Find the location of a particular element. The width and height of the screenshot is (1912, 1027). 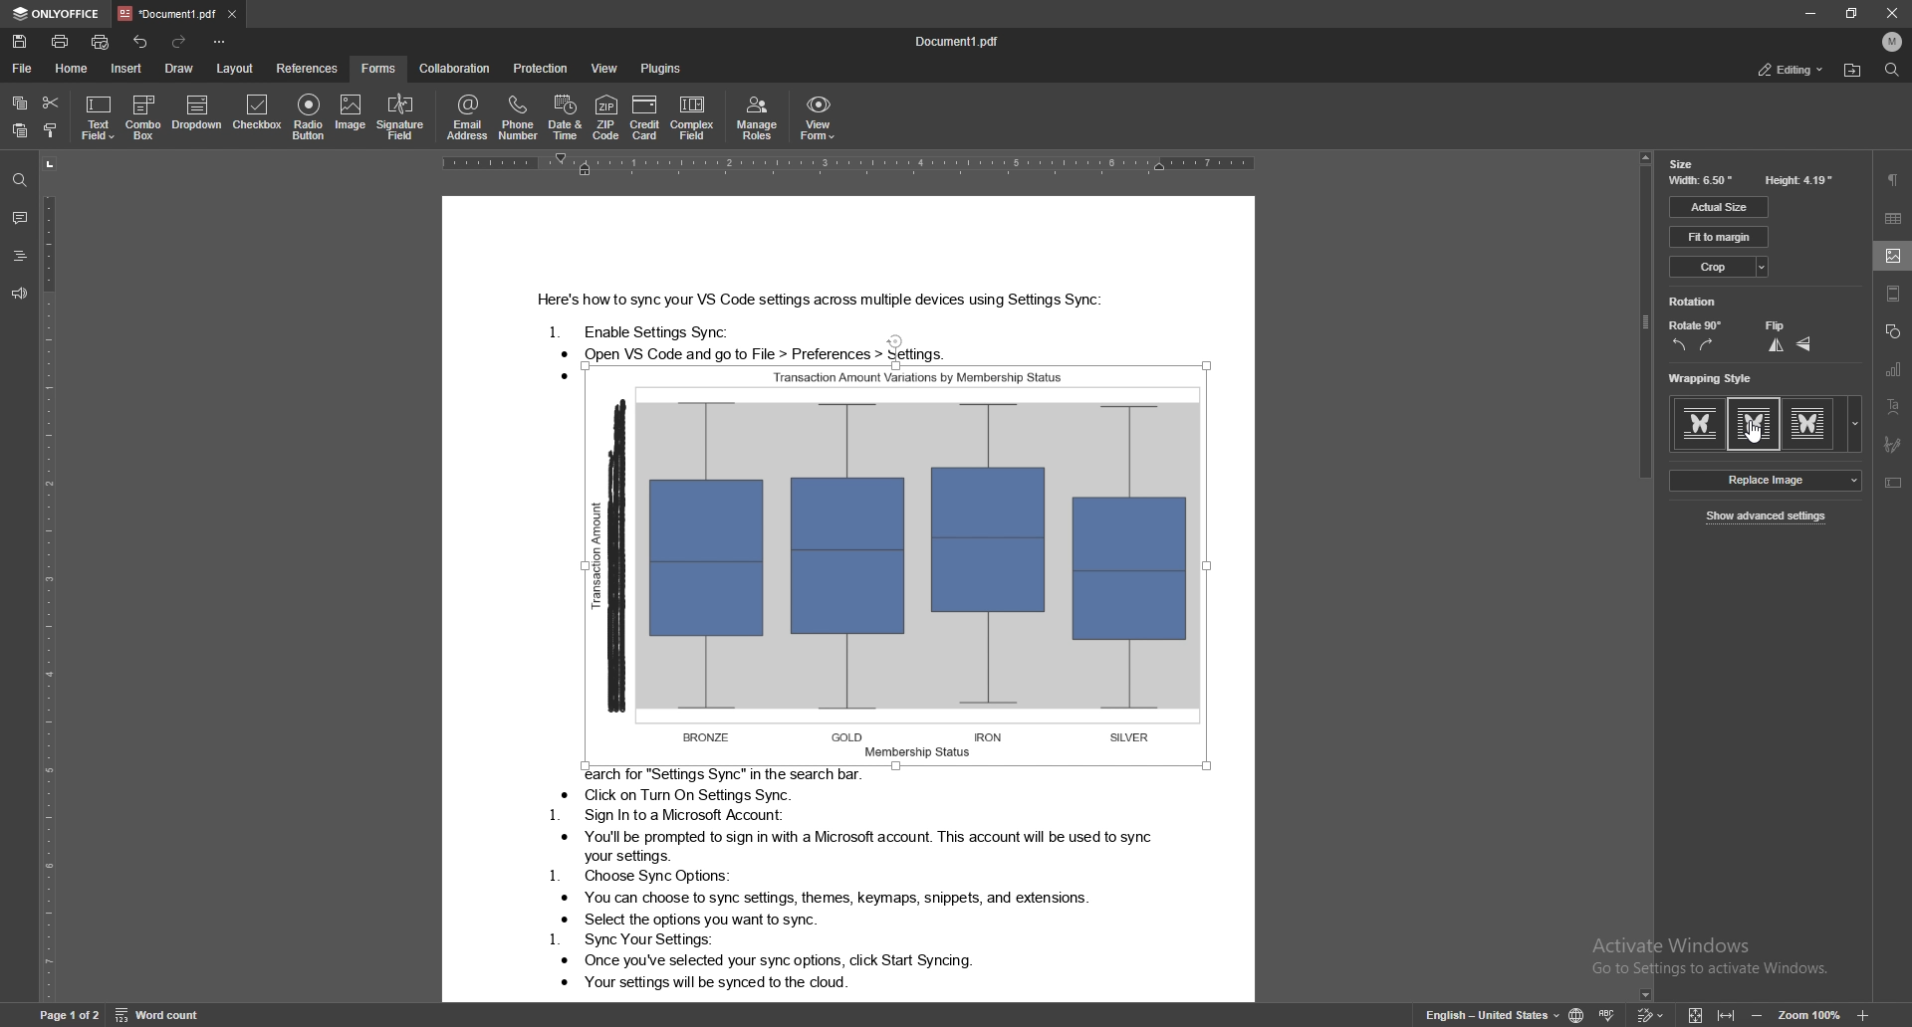

email address is located at coordinates (467, 116).